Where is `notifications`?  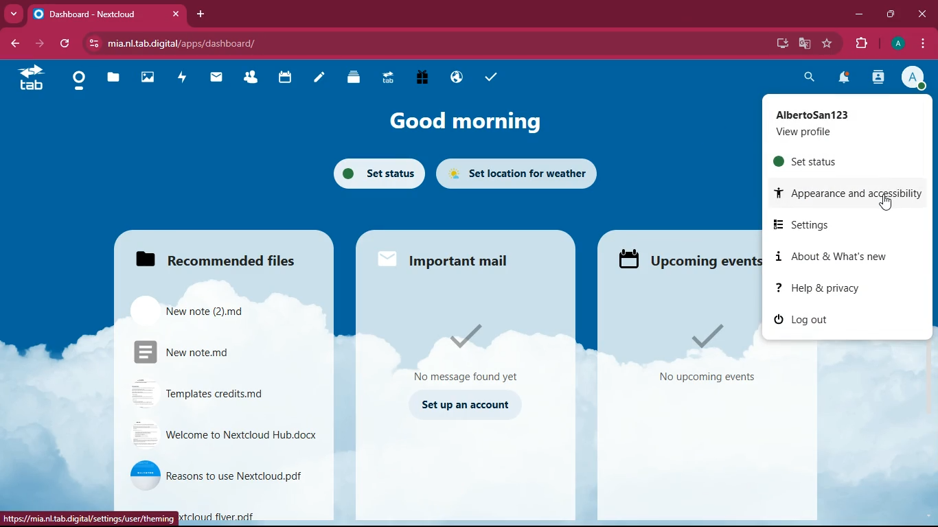
notifications is located at coordinates (846, 78).